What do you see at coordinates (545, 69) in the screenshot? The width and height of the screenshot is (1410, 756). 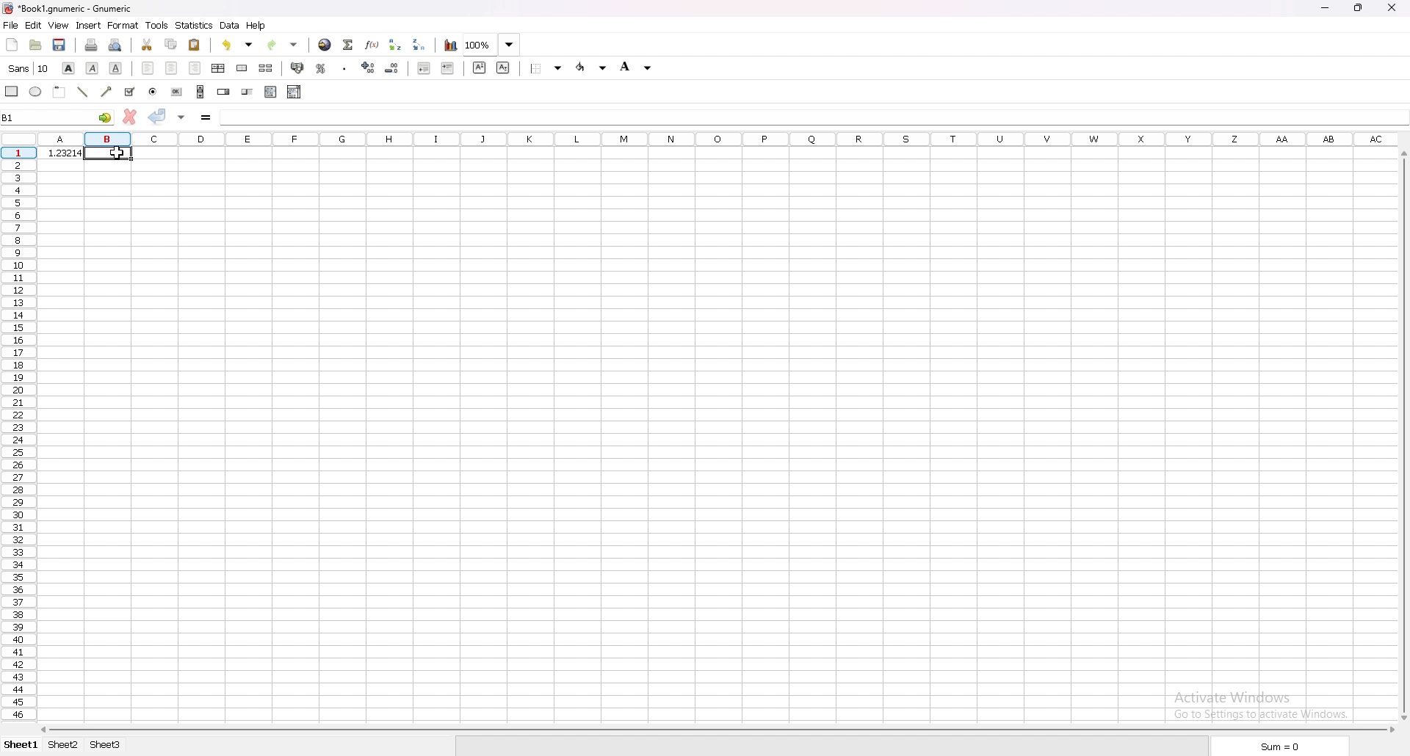 I see `border` at bounding box center [545, 69].